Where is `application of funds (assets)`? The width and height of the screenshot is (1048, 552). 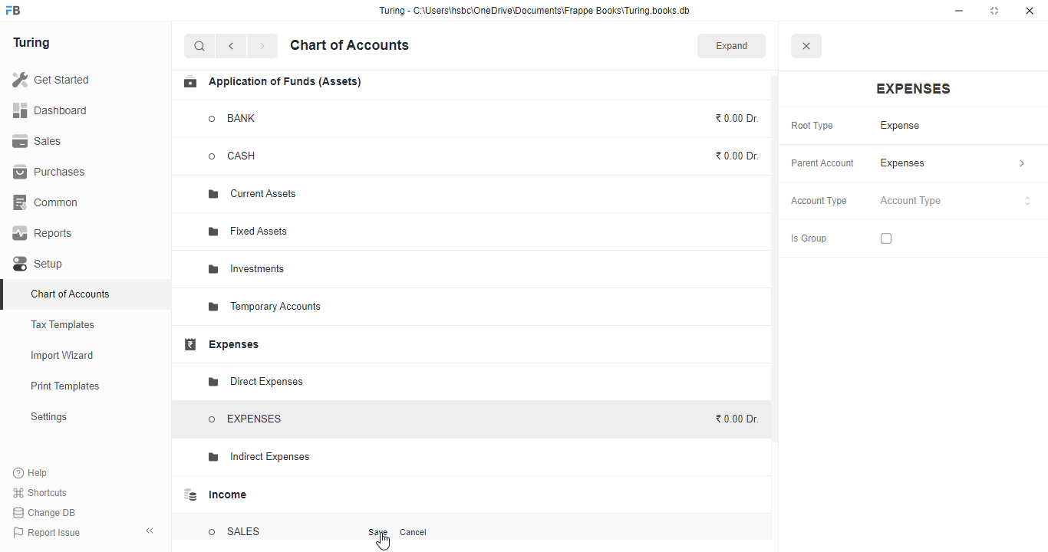 application of funds (assets) is located at coordinates (272, 82).